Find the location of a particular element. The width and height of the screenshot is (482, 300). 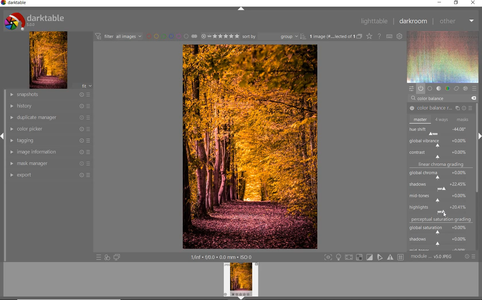

image information is located at coordinates (49, 152).